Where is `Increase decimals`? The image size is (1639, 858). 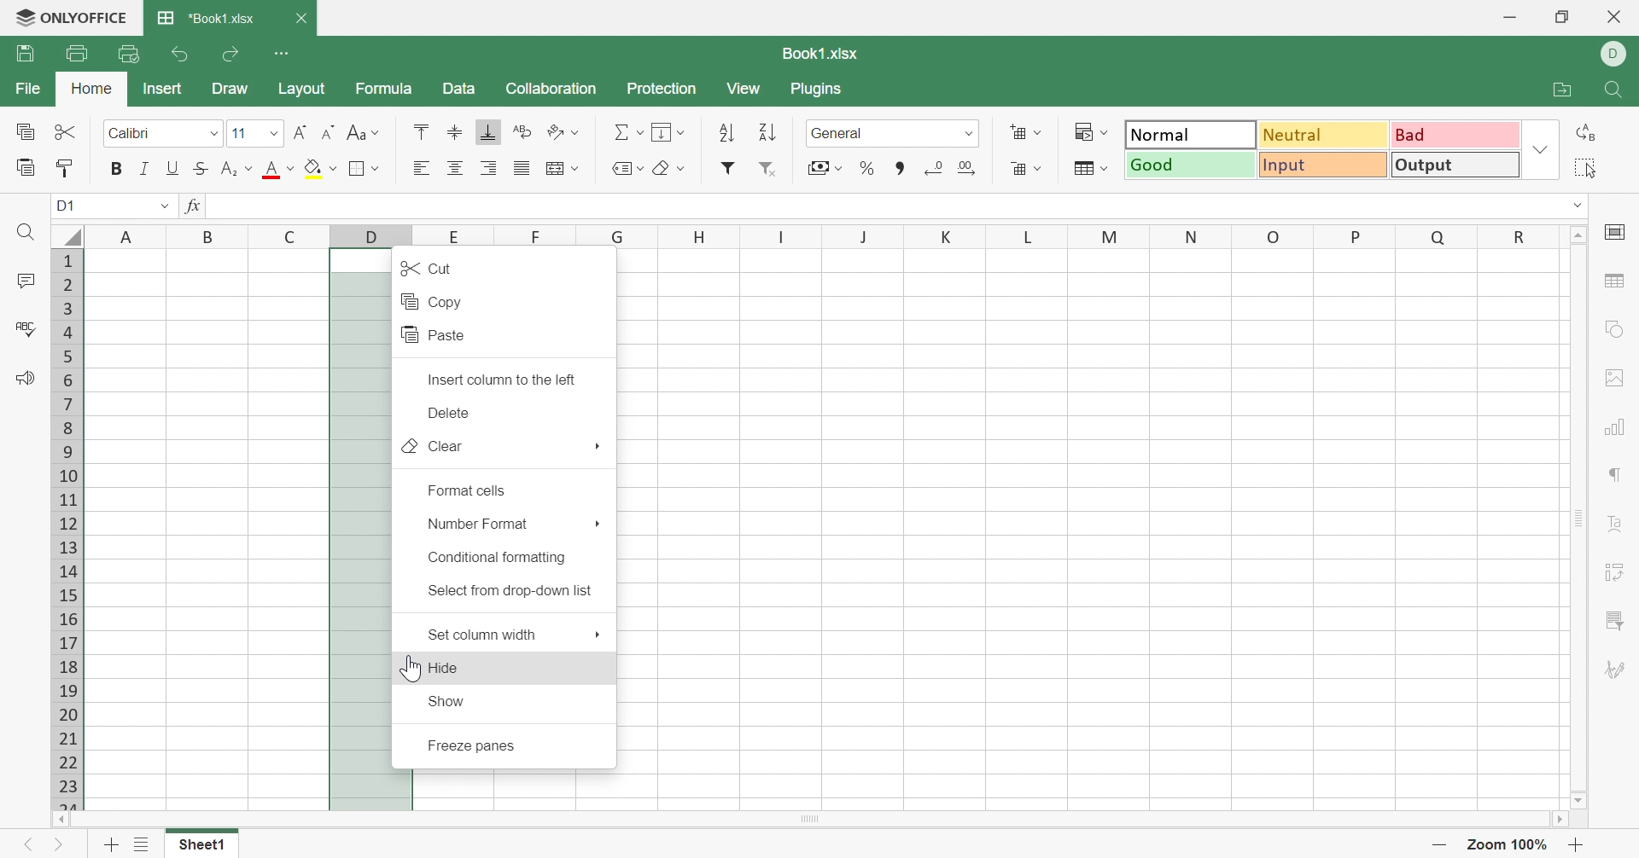 Increase decimals is located at coordinates (931, 169).